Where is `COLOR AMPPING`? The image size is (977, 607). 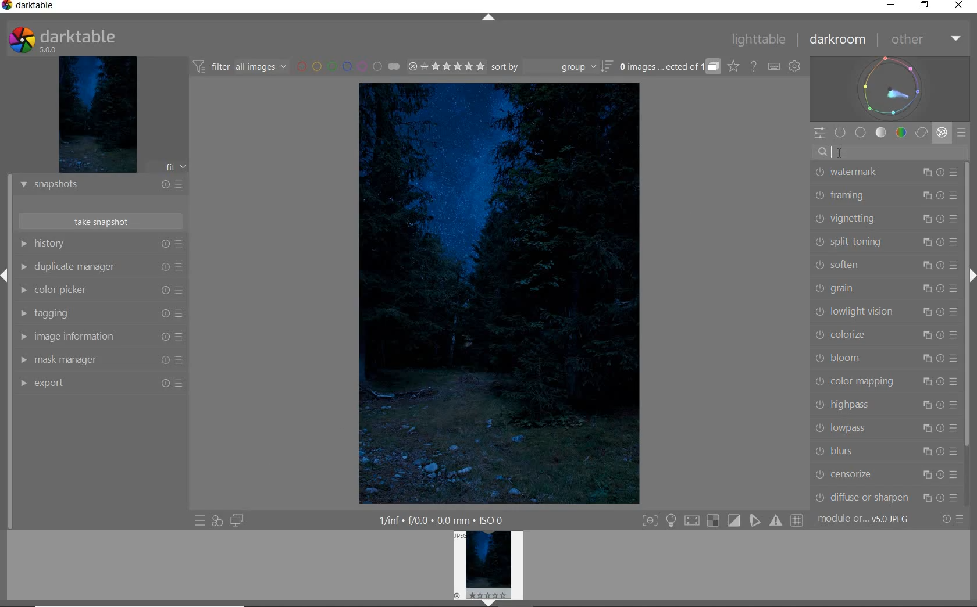 COLOR AMPPING is located at coordinates (885, 381).